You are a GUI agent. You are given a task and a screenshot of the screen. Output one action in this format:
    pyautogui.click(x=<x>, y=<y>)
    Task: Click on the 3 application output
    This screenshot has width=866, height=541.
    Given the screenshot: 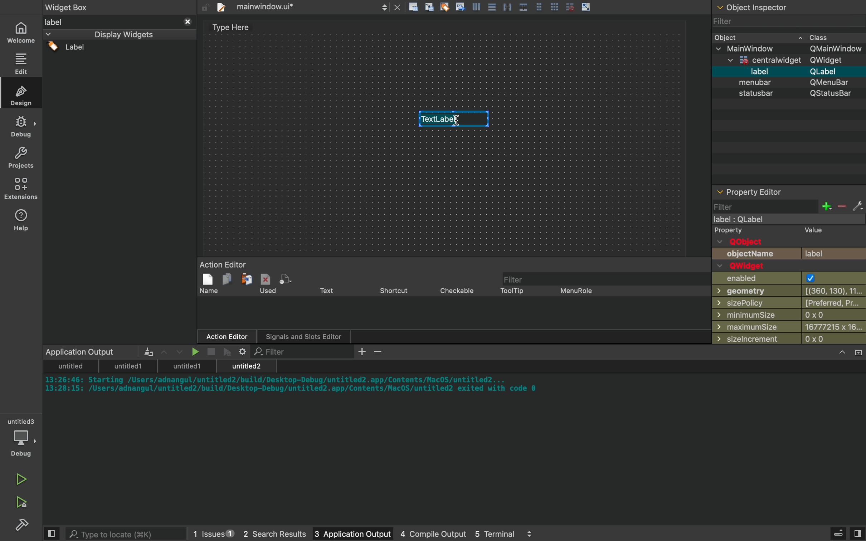 What is the action you would take?
    pyautogui.click(x=343, y=534)
    